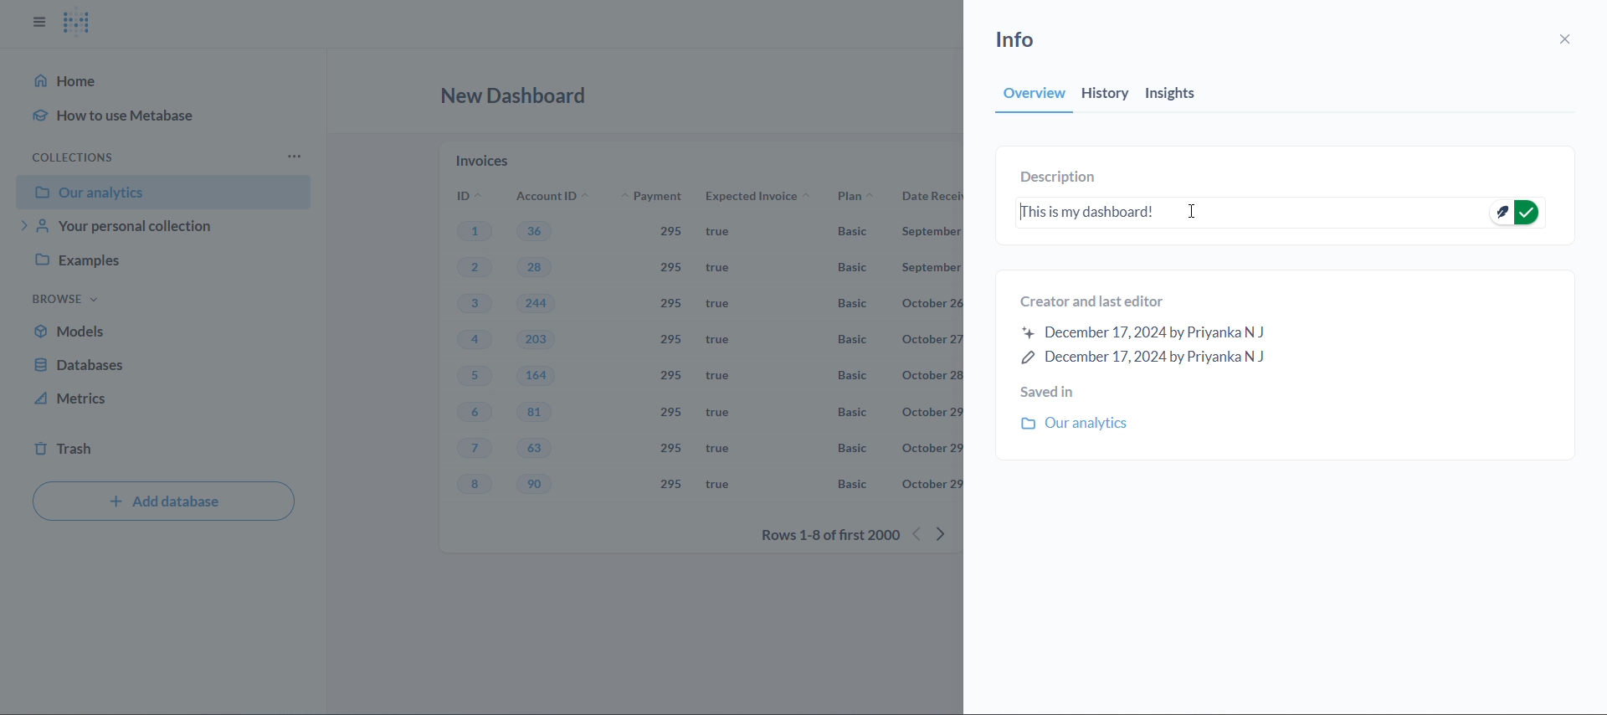 Image resolution: width=1607 pixels, height=715 pixels. Describe the element at coordinates (716, 448) in the screenshot. I see `true` at that location.